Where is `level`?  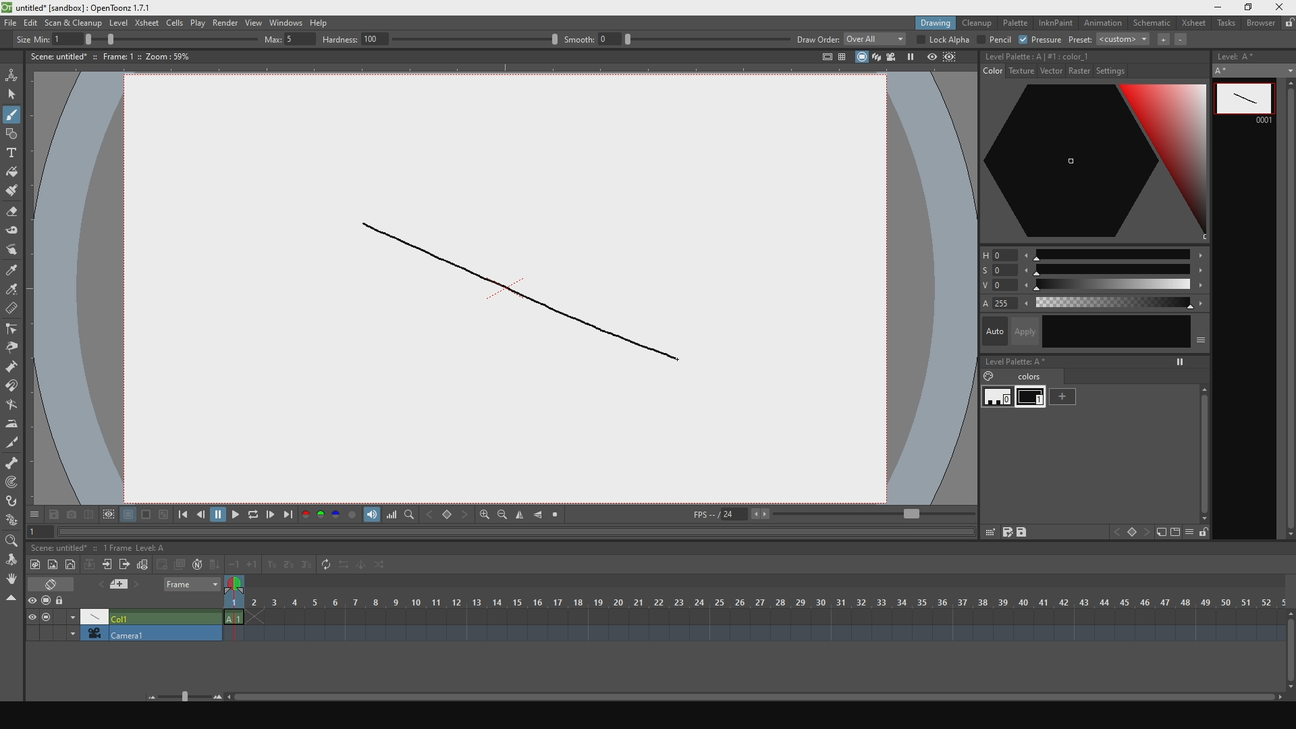 level is located at coordinates (118, 22).